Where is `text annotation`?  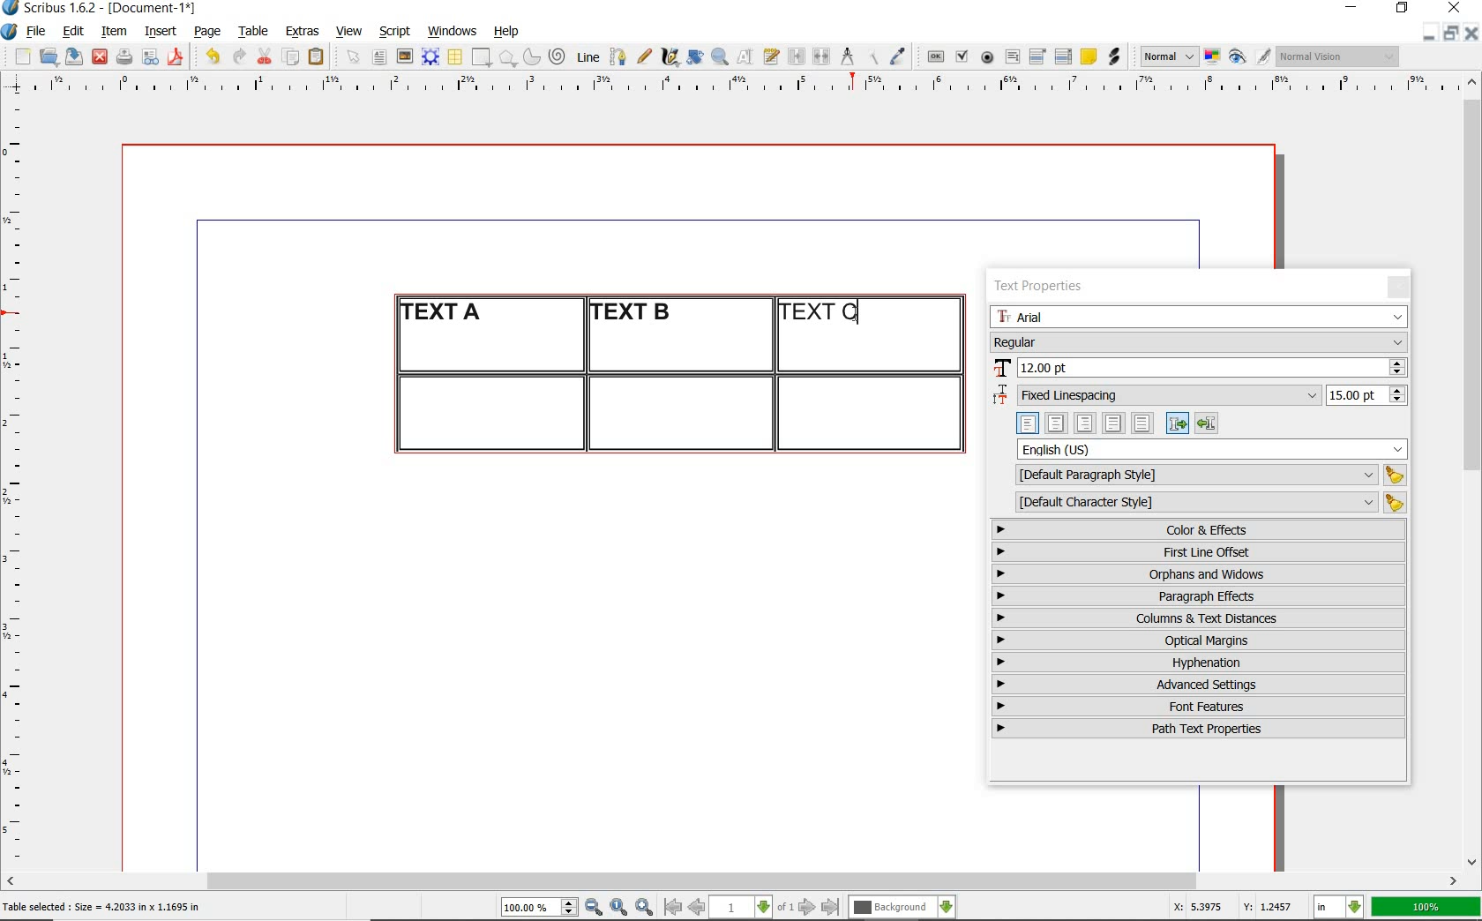
text annotation is located at coordinates (1088, 57).